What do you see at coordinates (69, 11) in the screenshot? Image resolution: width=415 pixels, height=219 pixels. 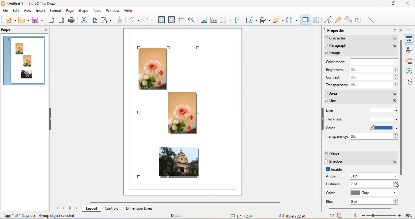 I see `page` at bounding box center [69, 11].